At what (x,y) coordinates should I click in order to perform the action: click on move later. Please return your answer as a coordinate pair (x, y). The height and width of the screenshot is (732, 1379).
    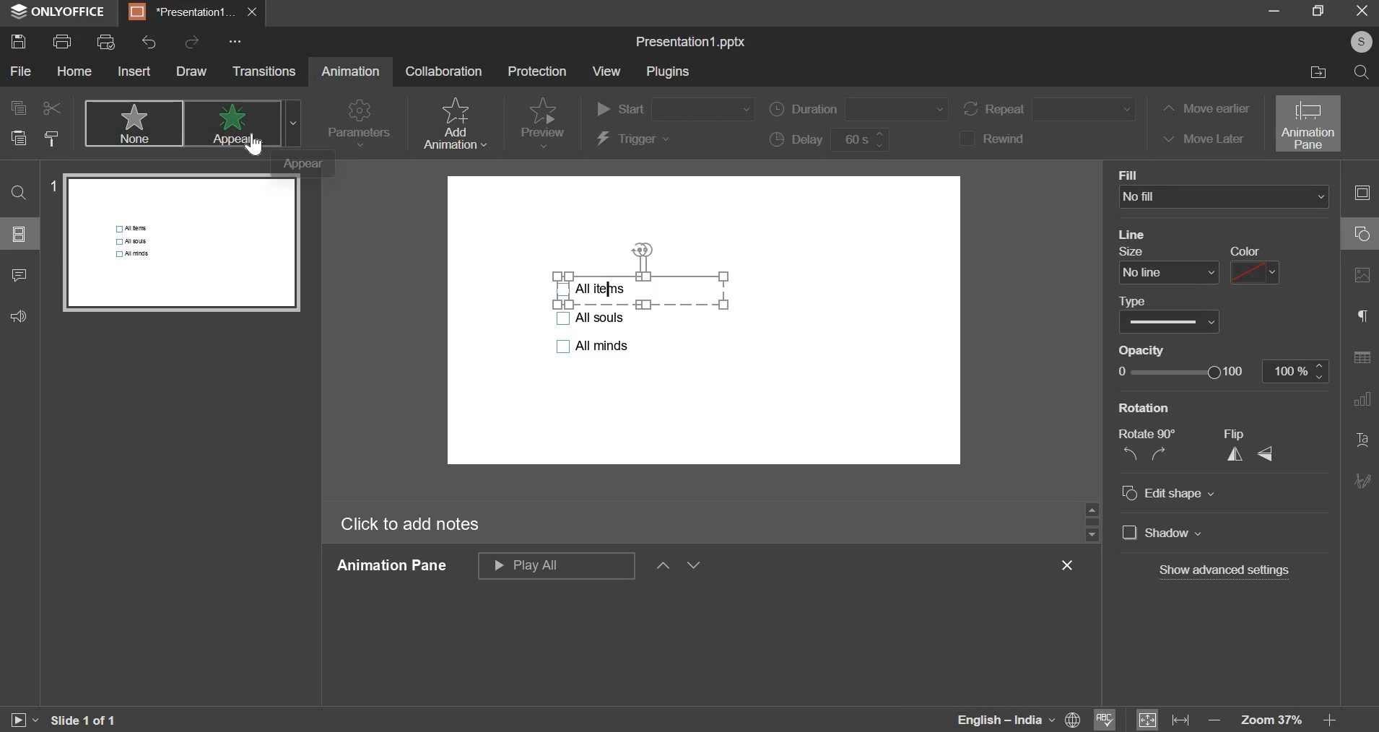
    Looking at the image, I should click on (1201, 137).